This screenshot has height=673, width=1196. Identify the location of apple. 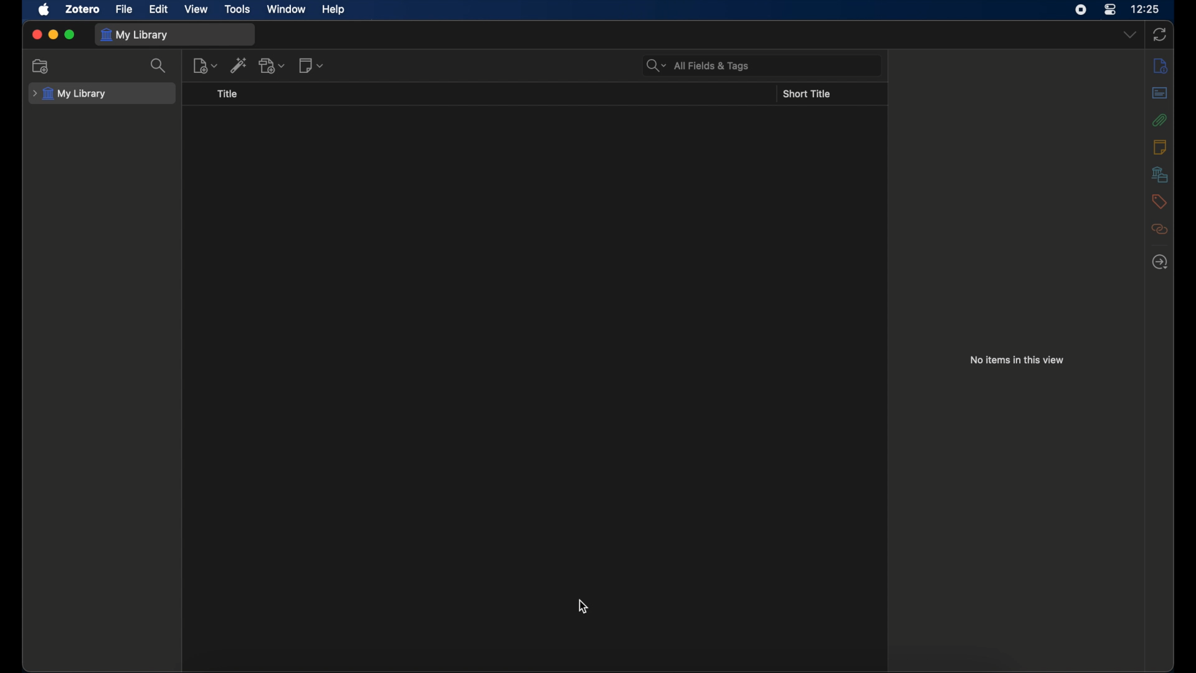
(44, 10).